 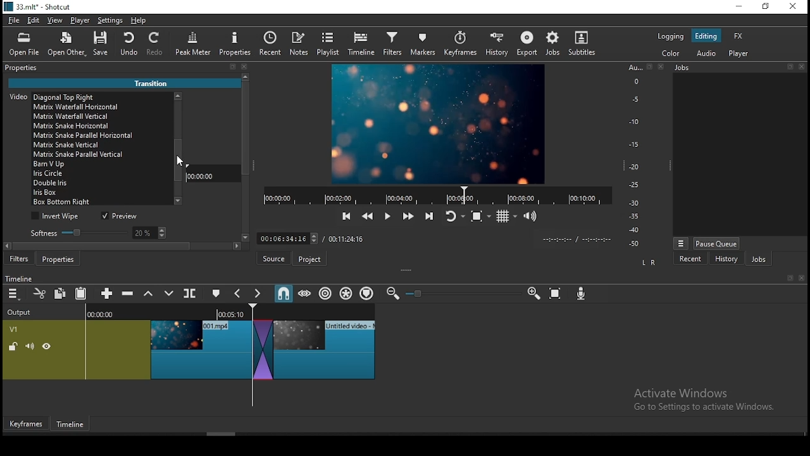 What do you see at coordinates (301, 44) in the screenshot?
I see `notes` at bounding box center [301, 44].